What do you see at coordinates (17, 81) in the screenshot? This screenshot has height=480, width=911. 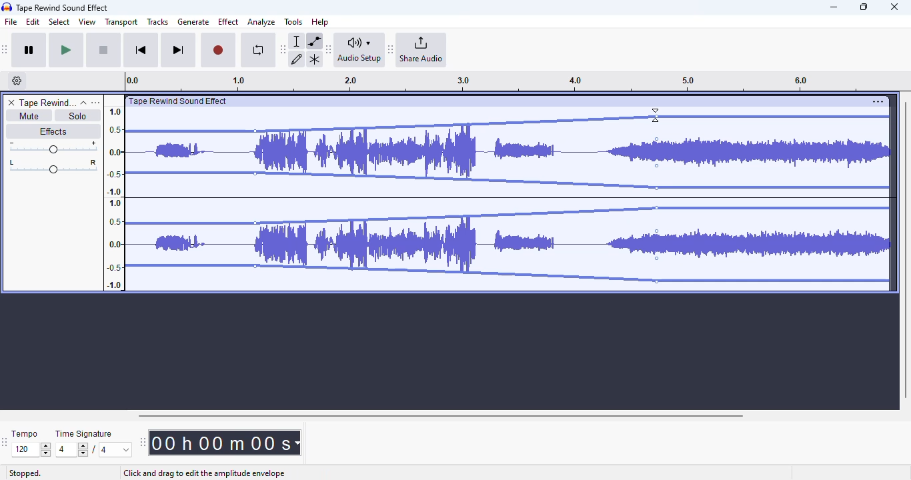 I see `timeline options` at bounding box center [17, 81].